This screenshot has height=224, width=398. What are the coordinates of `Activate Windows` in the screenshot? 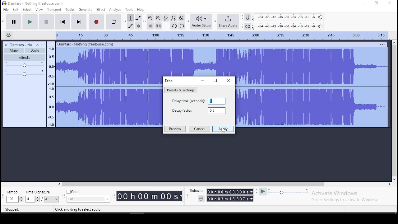 It's located at (335, 193).